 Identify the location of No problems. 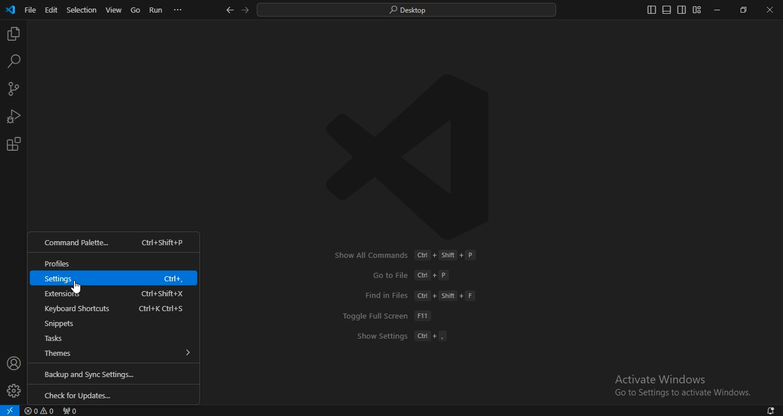
(41, 410).